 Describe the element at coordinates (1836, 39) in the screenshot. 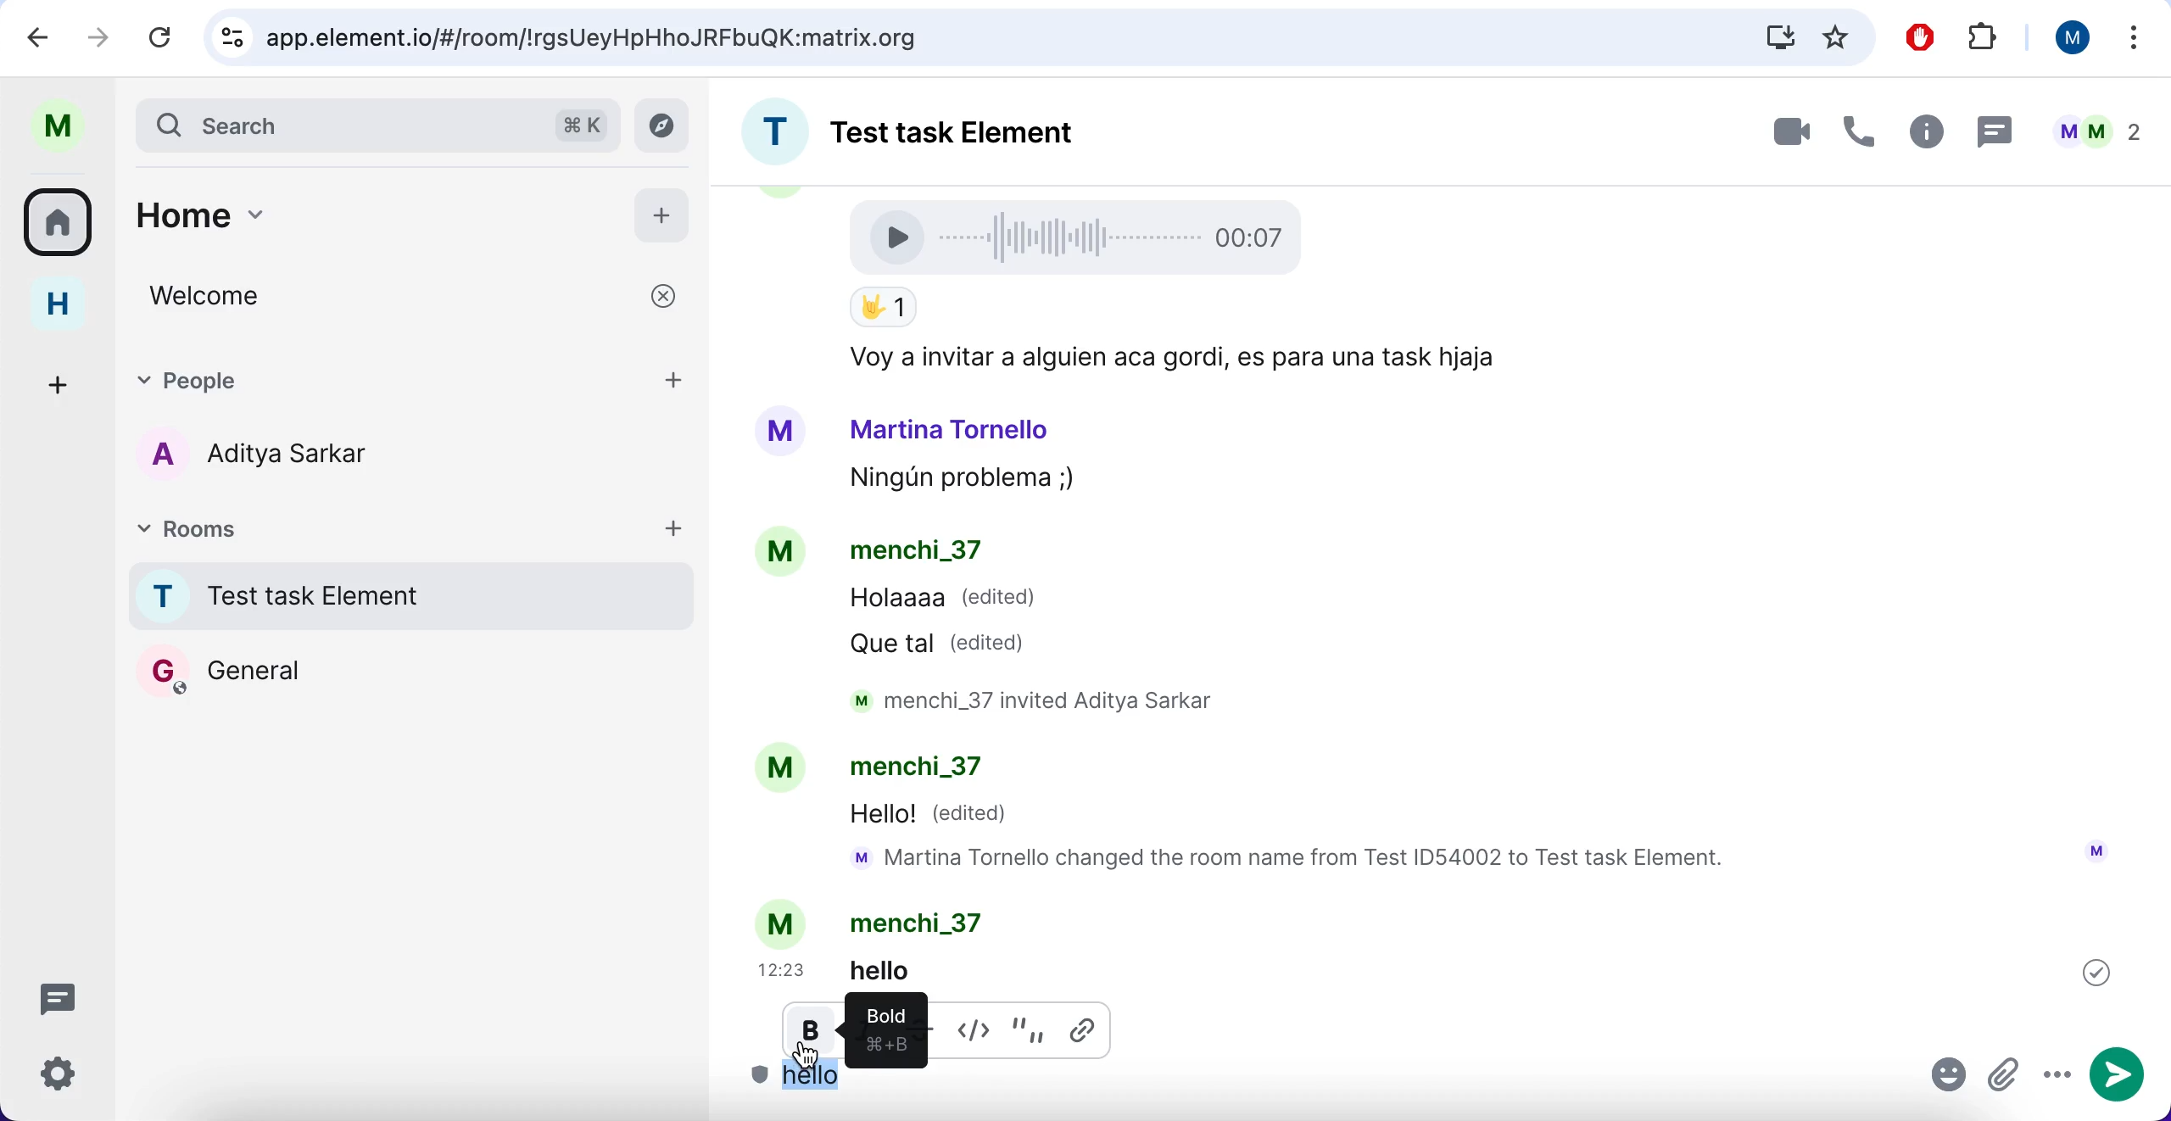

I see `favorites` at that location.